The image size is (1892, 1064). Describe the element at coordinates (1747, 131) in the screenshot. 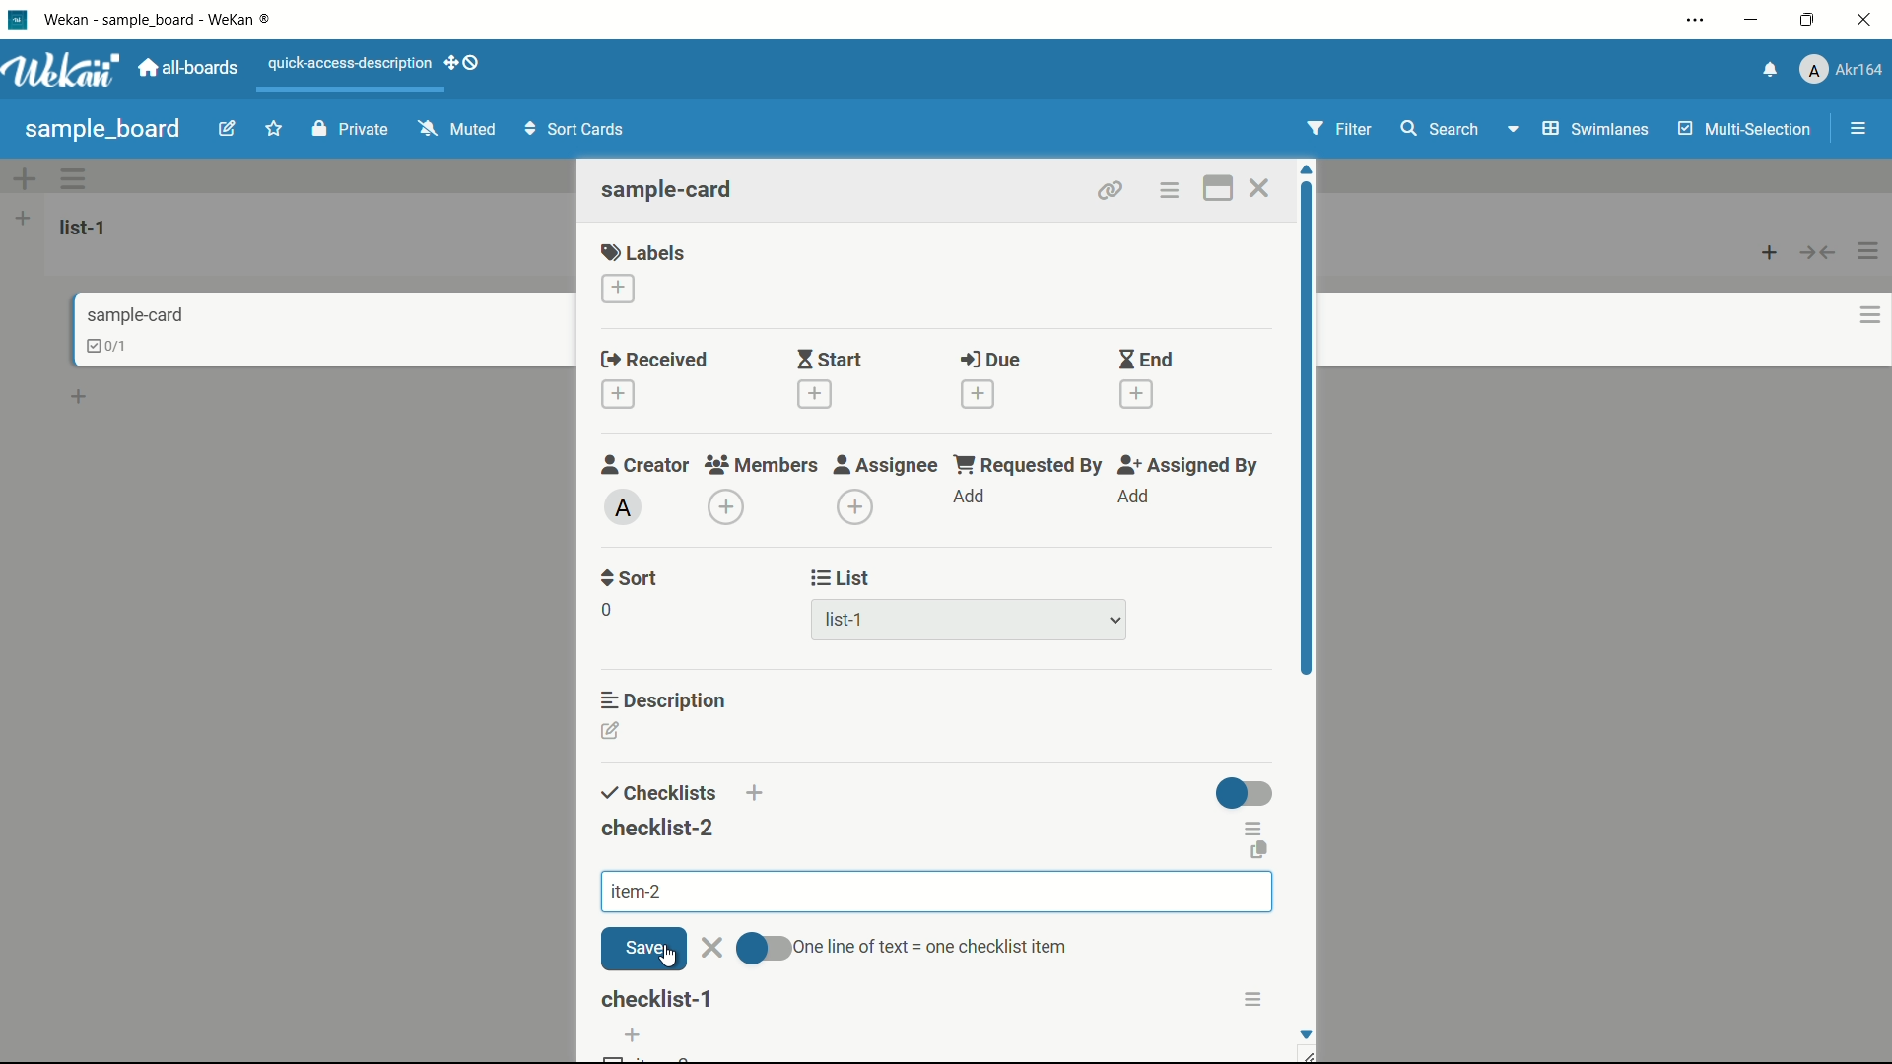

I see `multi selection` at that location.